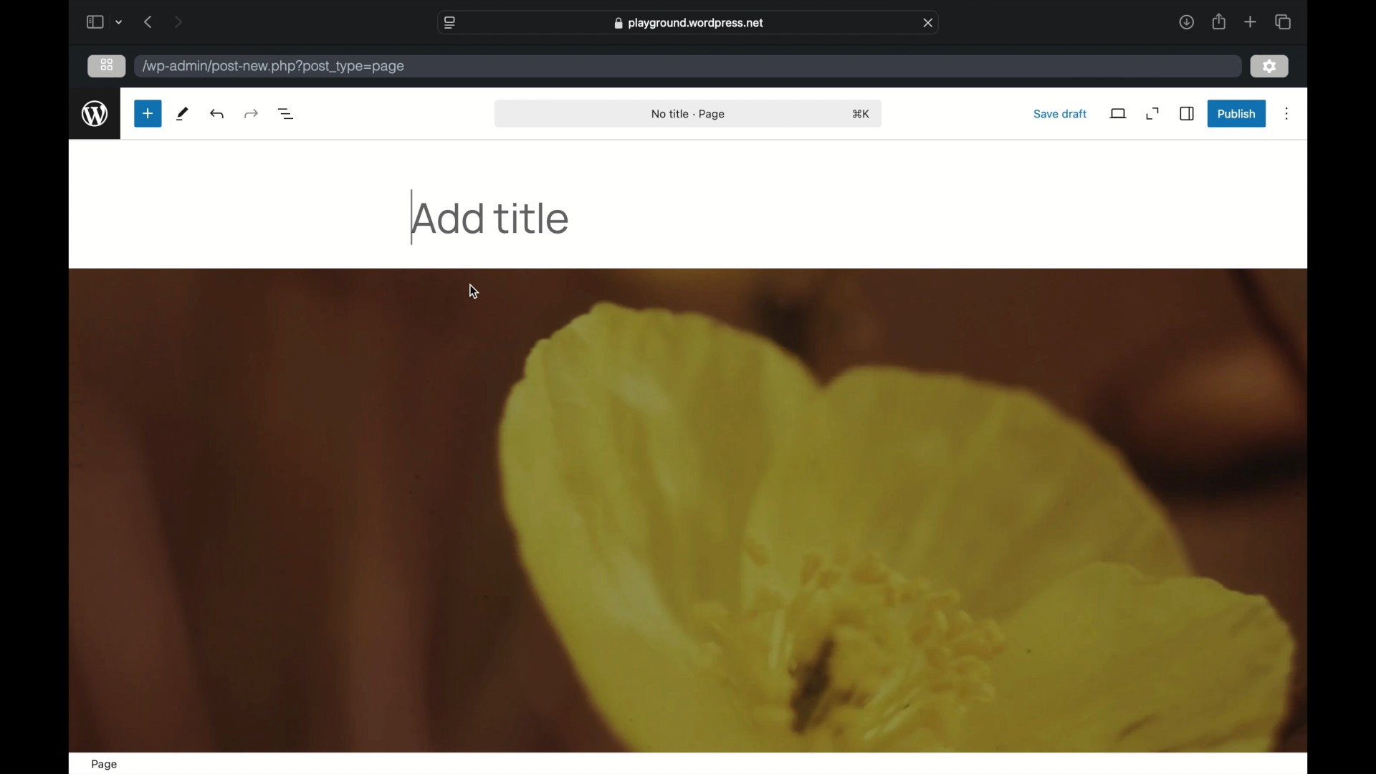  What do you see at coordinates (178, 21) in the screenshot?
I see `next page` at bounding box center [178, 21].